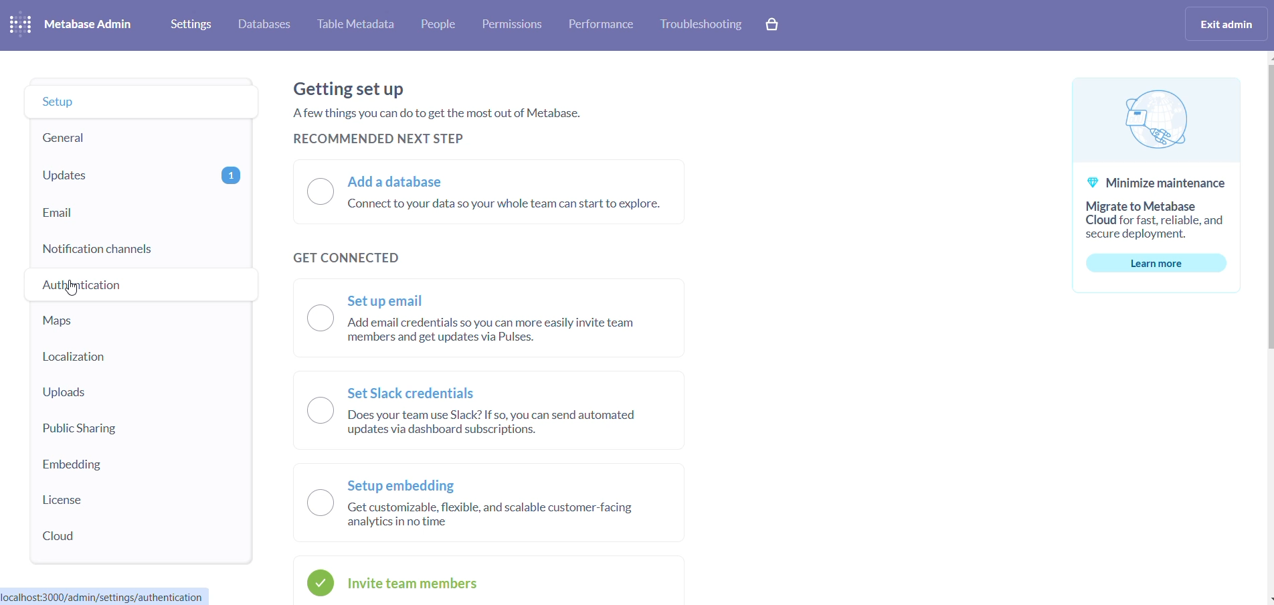 The height and width of the screenshot is (605, 1274). I want to click on settings, so click(188, 23).